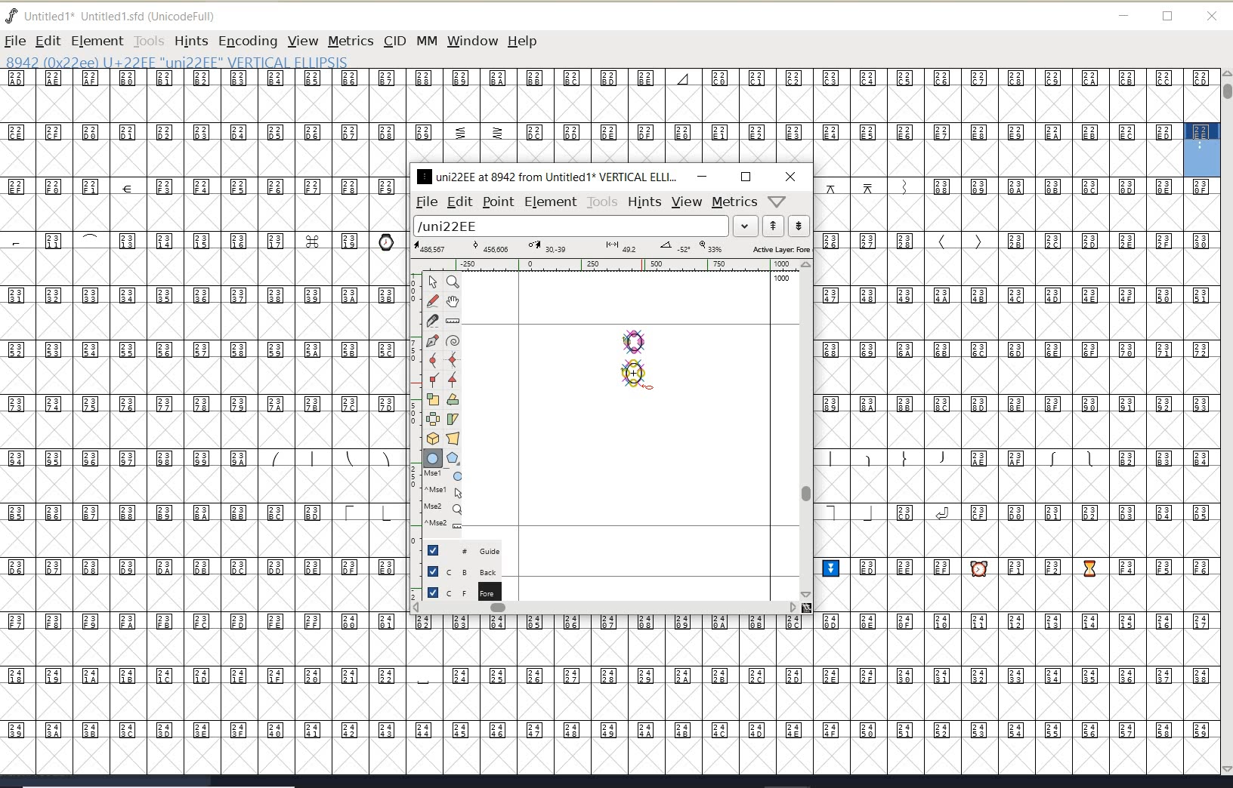 This screenshot has height=788, width=1233. Describe the element at coordinates (453, 460) in the screenshot. I see `polygon or star` at that location.